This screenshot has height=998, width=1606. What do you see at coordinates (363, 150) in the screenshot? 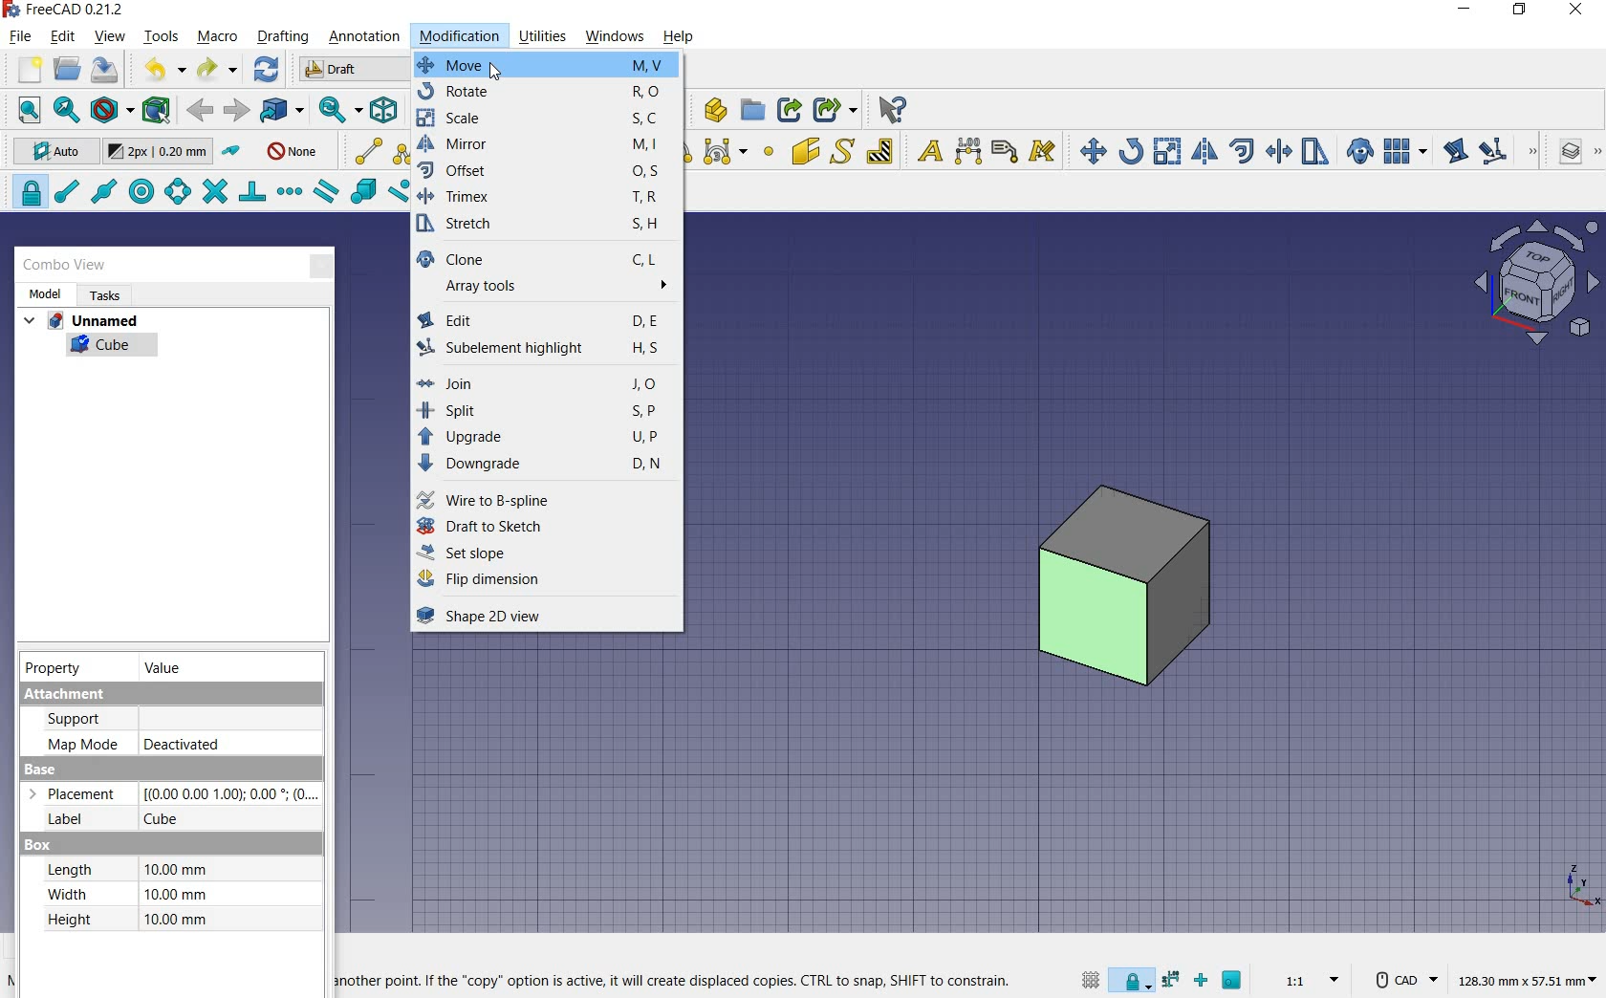
I see `line` at bounding box center [363, 150].